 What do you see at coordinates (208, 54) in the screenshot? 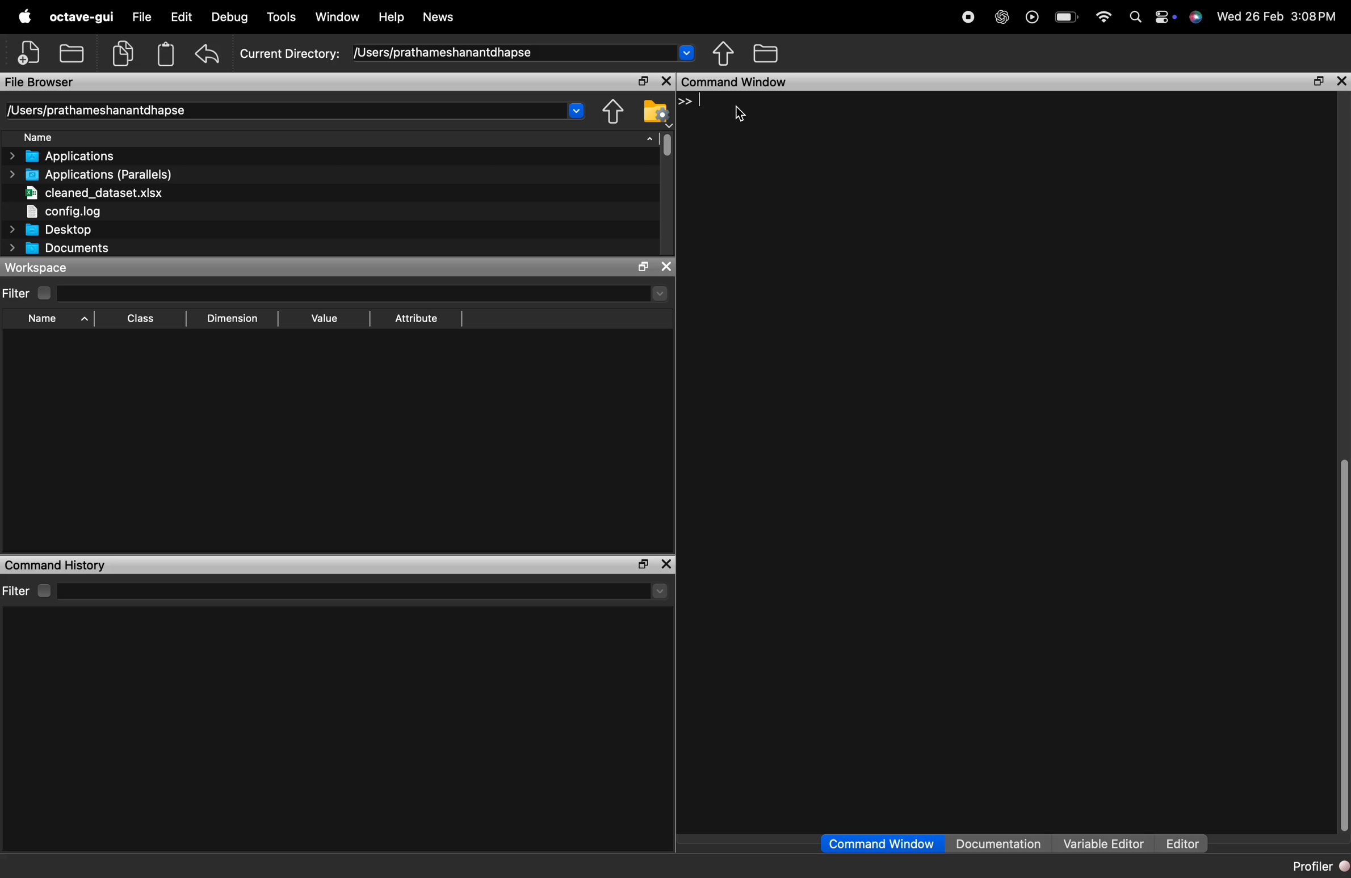
I see `undo` at bounding box center [208, 54].